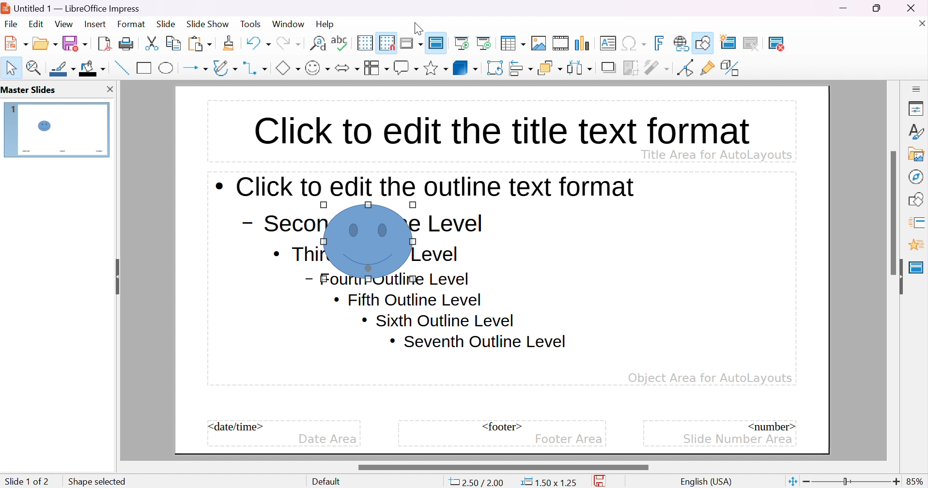 Image resolution: width=928 pixels, height=488 pixels. What do you see at coordinates (132, 24) in the screenshot?
I see `format` at bounding box center [132, 24].